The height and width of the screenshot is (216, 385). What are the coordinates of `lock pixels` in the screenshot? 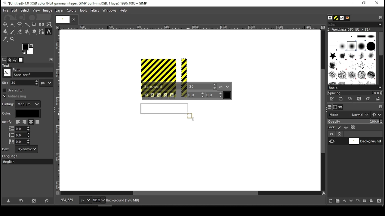 It's located at (340, 127).